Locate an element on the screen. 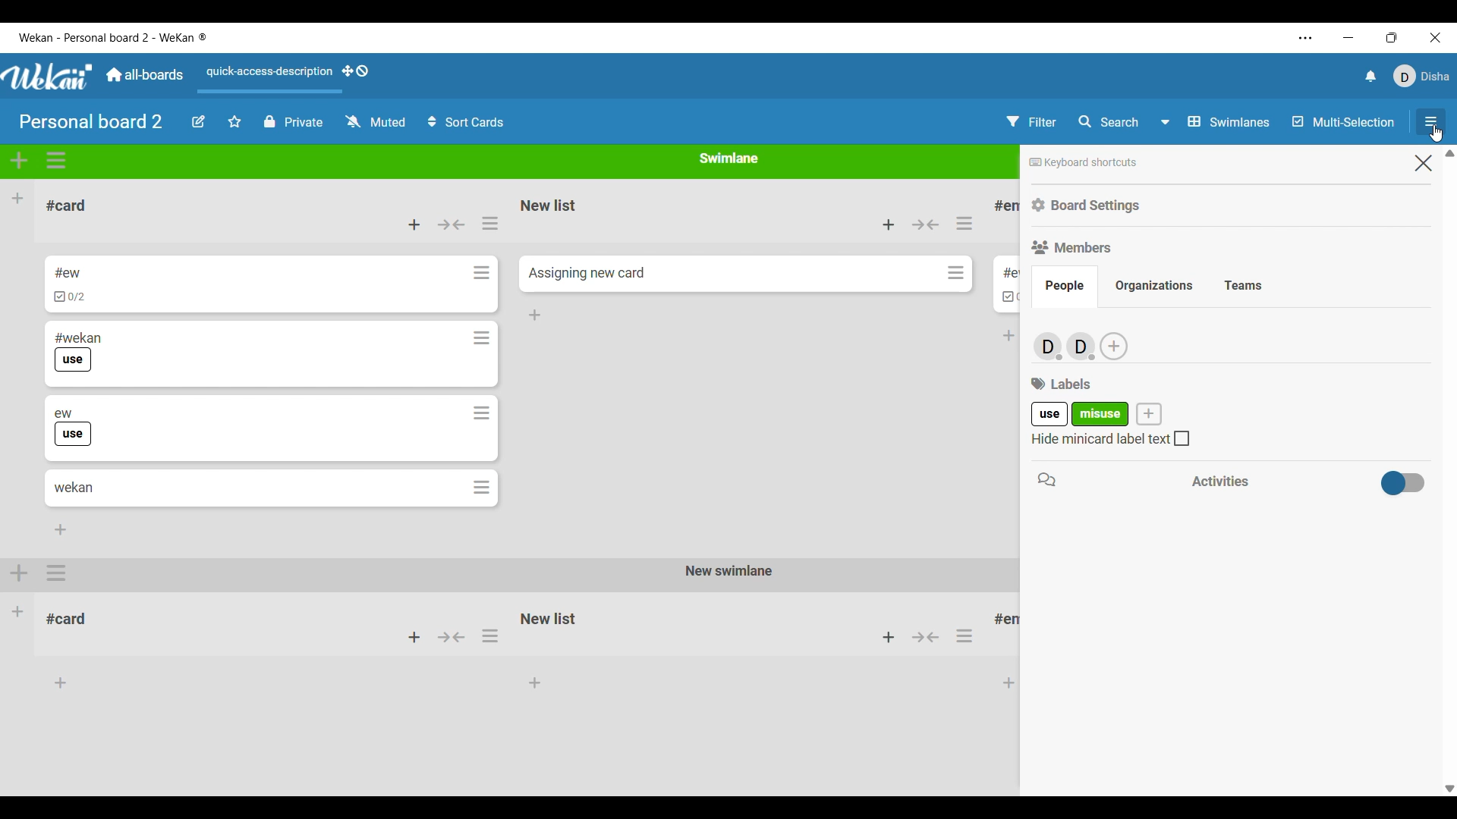 This screenshot has height=819, width=1457. List actions is located at coordinates (965, 223).